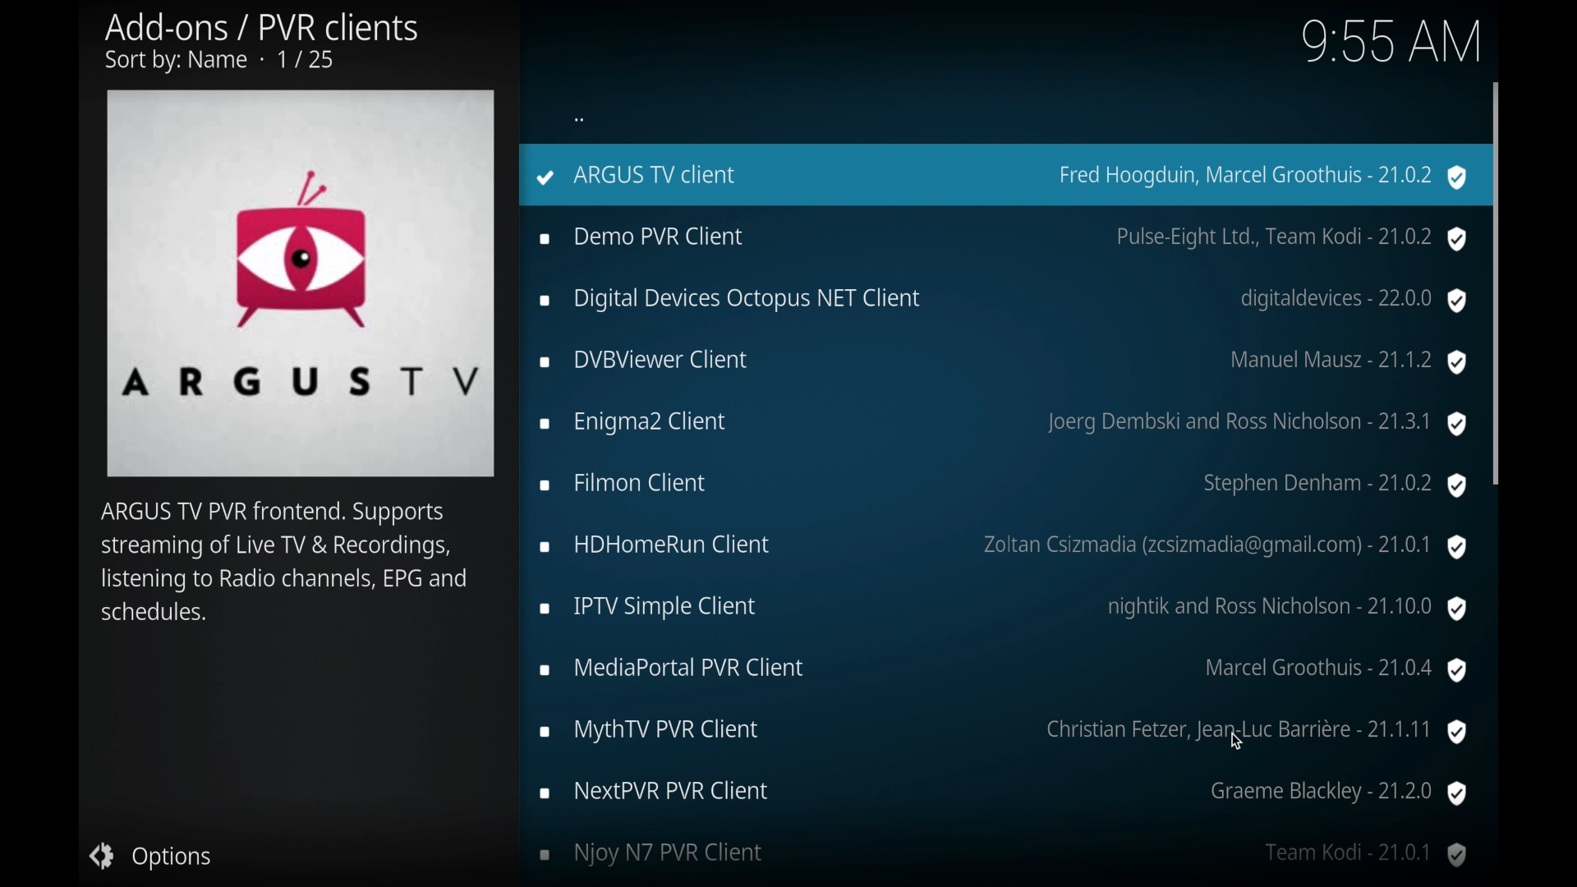 This screenshot has width=1577, height=887. What do you see at coordinates (151, 857) in the screenshot?
I see `options` at bounding box center [151, 857].